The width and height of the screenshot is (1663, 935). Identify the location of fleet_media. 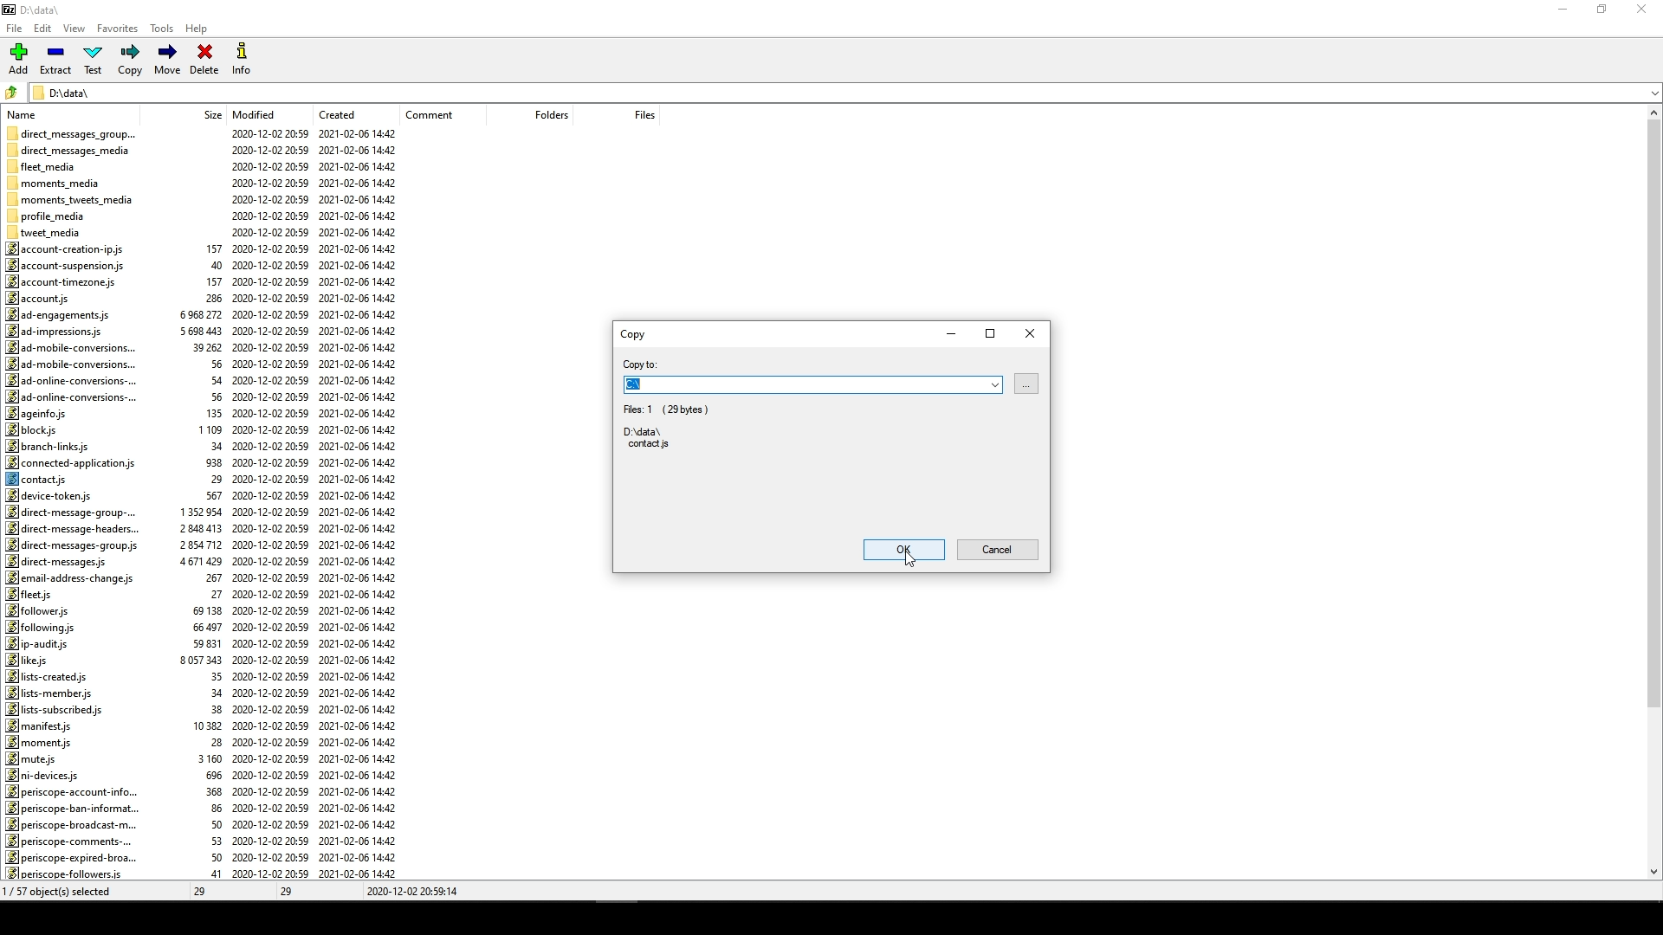
(44, 165).